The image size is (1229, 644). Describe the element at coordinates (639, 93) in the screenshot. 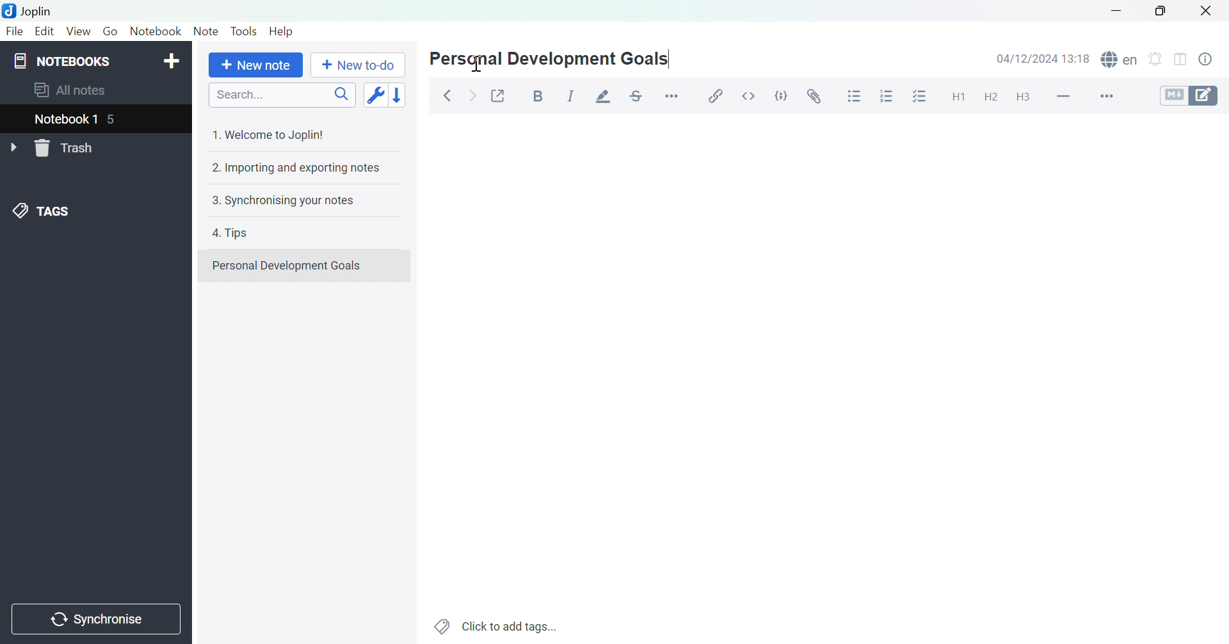

I see `Strikethrough` at that location.